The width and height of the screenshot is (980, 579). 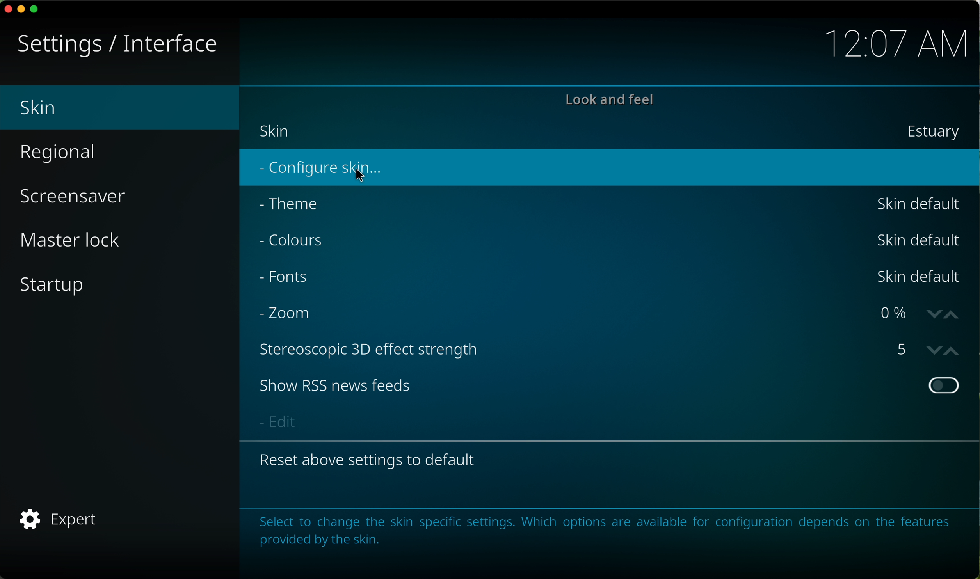 I want to click on 5, so click(x=904, y=349).